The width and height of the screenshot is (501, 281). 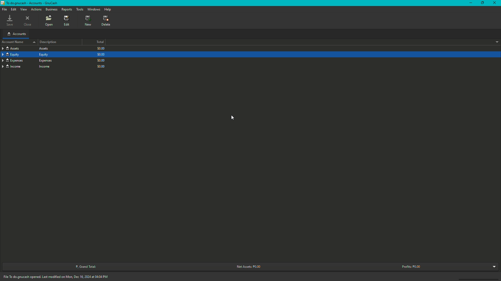 I want to click on Close, so click(x=29, y=21).